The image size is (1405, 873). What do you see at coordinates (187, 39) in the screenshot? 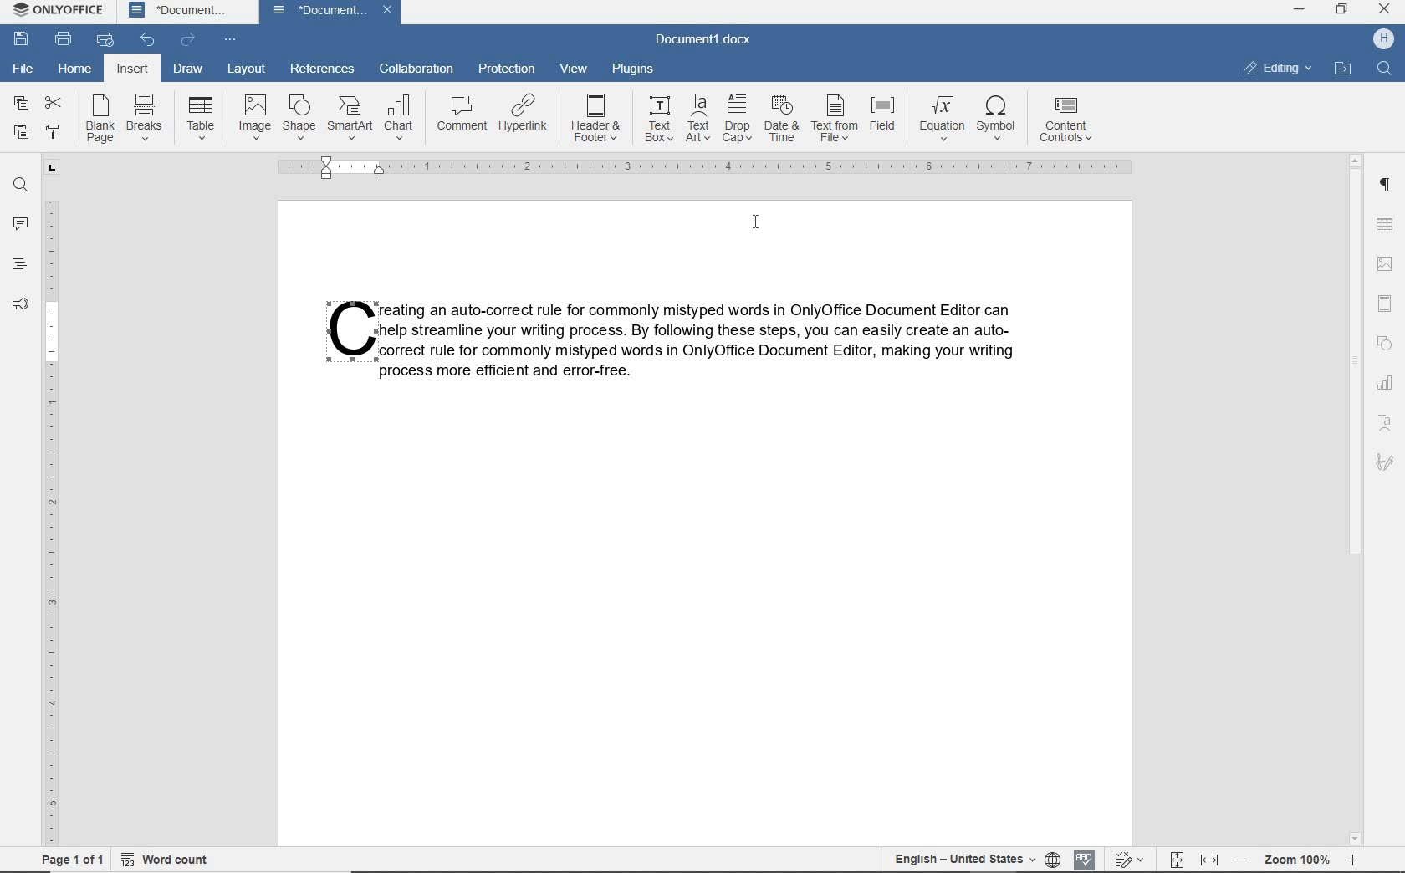
I see `redo` at bounding box center [187, 39].